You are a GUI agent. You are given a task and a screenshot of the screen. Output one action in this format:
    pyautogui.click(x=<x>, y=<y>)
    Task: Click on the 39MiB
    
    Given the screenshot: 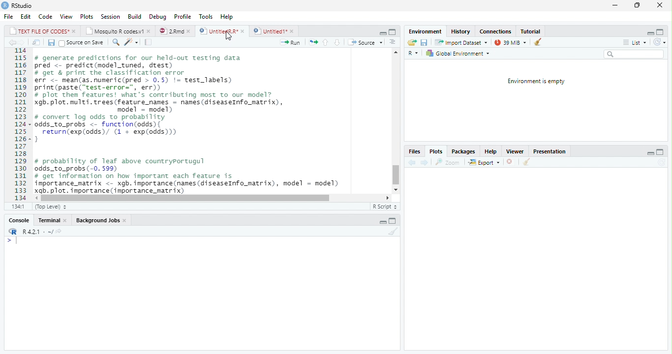 What is the action you would take?
    pyautogui.click(x=510, y=41)
    